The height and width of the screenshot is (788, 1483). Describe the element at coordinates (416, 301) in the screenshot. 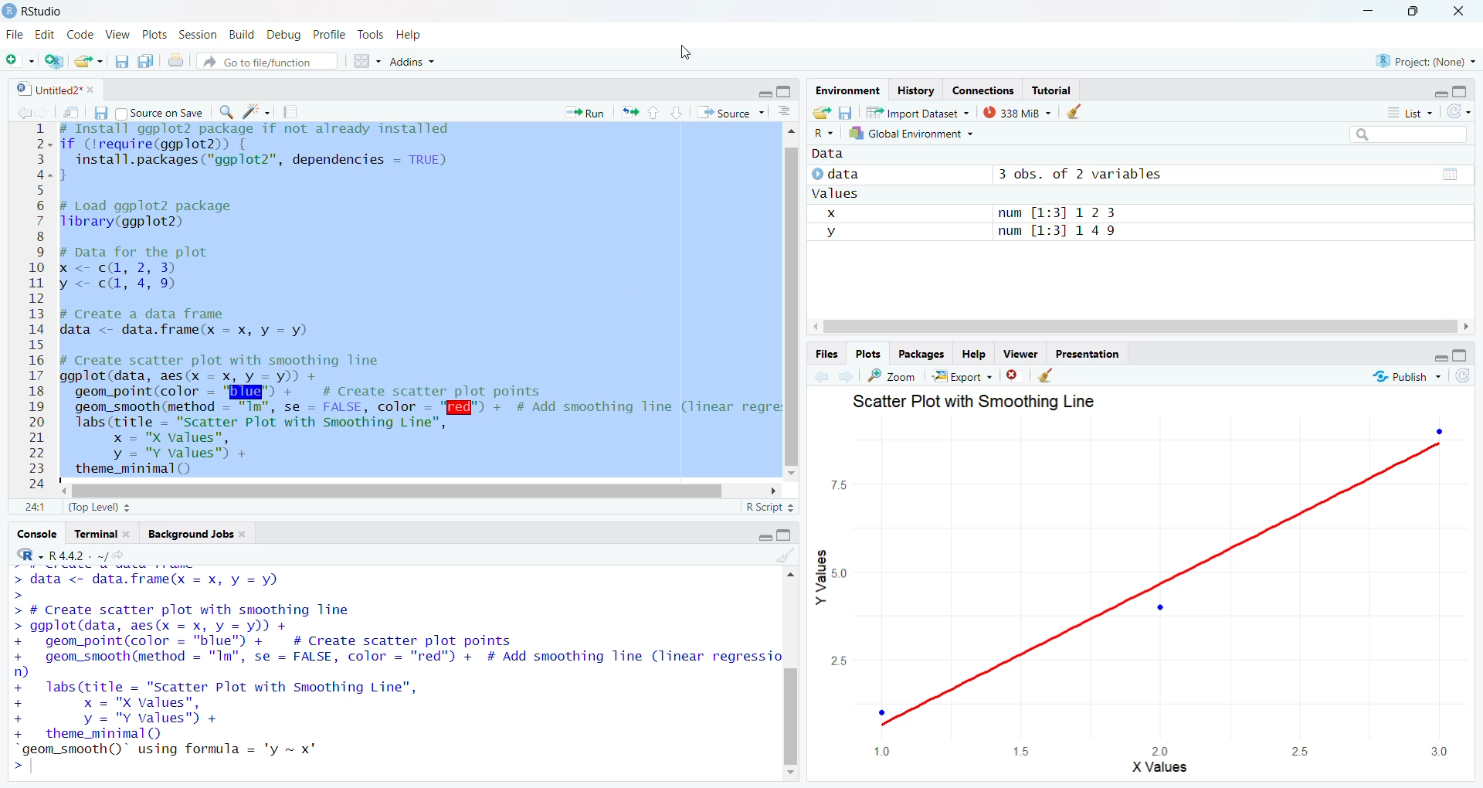

I see `install ggp to 2 package if not already installed if Crequire(ggplot2)install.packages ("ggplot2", dependencies = TRUE)}# Load ggplot2 packageTibrary(ggplot2) 1# Data for the plotx <- c@, 2, 3)y <= c@, 4, 9)# Create a data framedata <- data.frame(x = x, y = y)# Create scatter plot with smoothing lineggplot(data, aes(x = x, y = y)) +geom_point(color - "BIE" + # Create scatter plot pointsgeom_smooth (method = "Im", se = FALSE, color = "[Q@l") + # Add smoothing line (linear regrelabs (title = "Scatter Plot with Smoothing Line",x = "X values",y = "Y values") +theme_minimal()` at that location.